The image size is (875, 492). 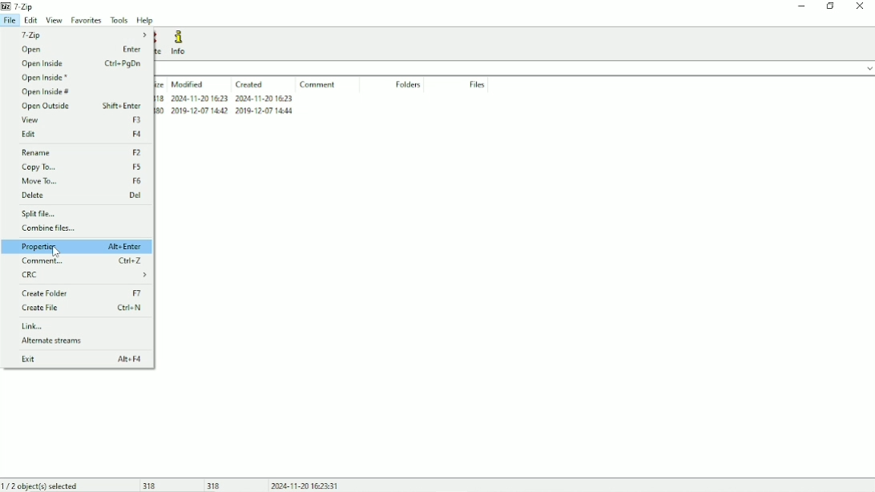 I want to click on Open, so click(x=80, y=49).